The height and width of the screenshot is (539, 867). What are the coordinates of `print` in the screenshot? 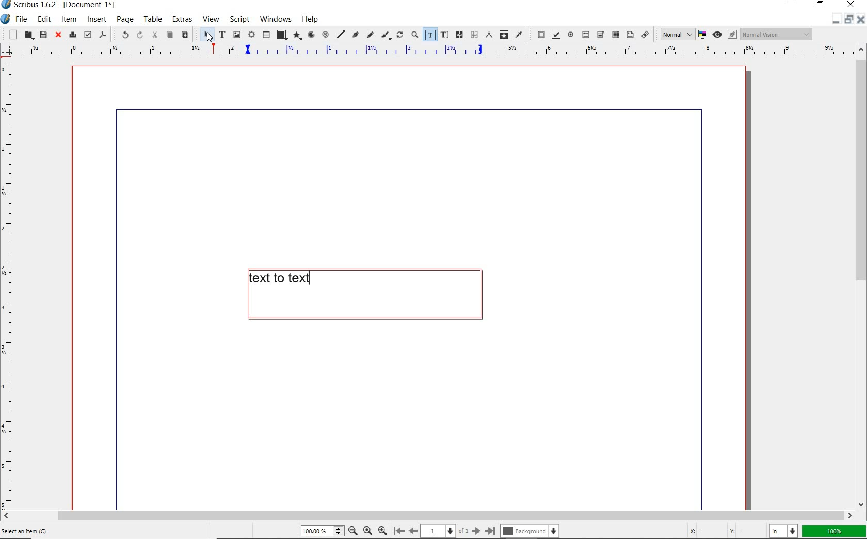 It's located at (72, 34).